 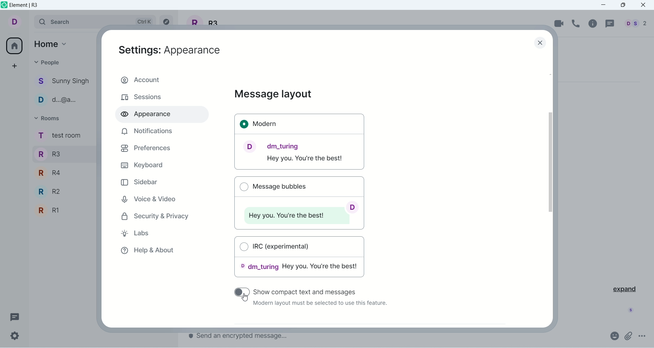 I want to click on IRC (experimental0, so click(x=300, y=259).